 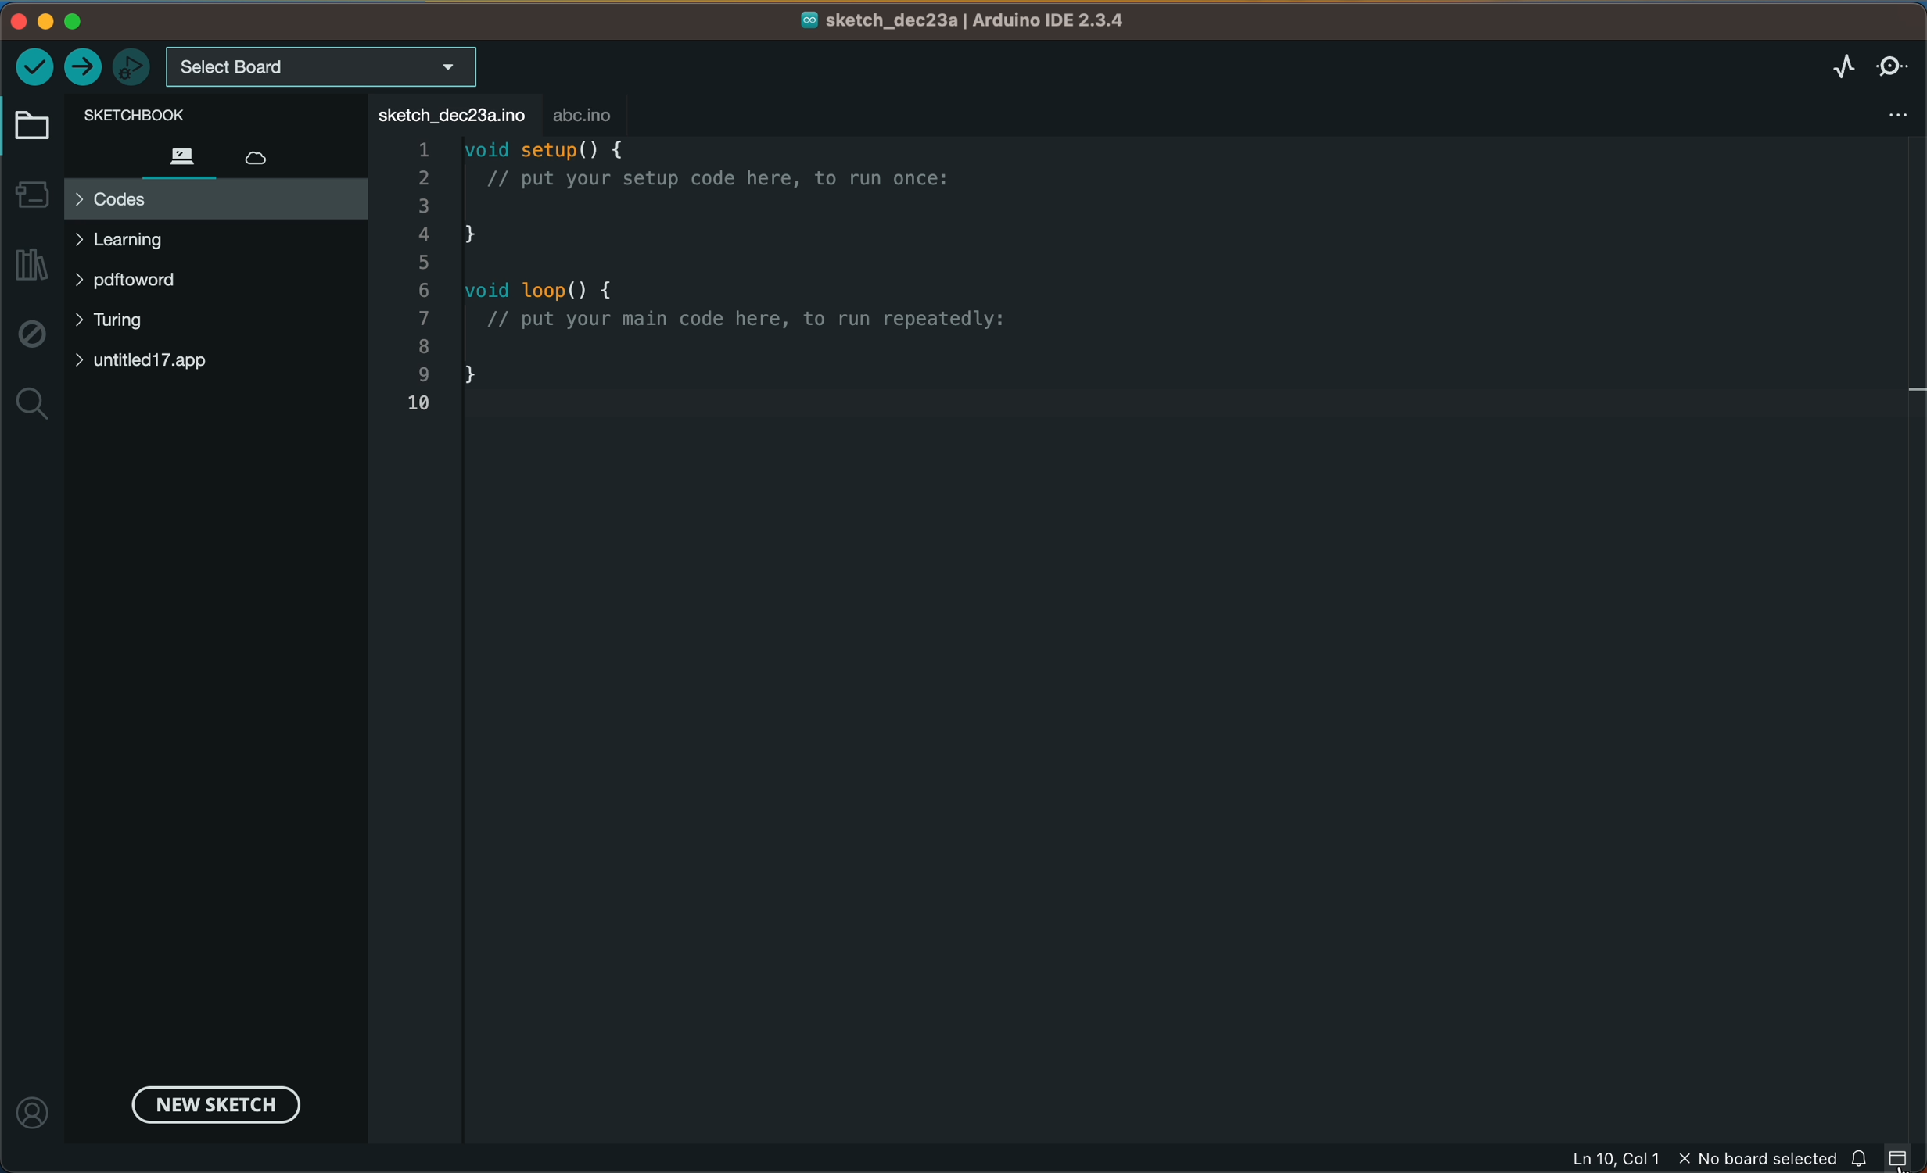 I want to click on codes, so click(x=214, y=198).